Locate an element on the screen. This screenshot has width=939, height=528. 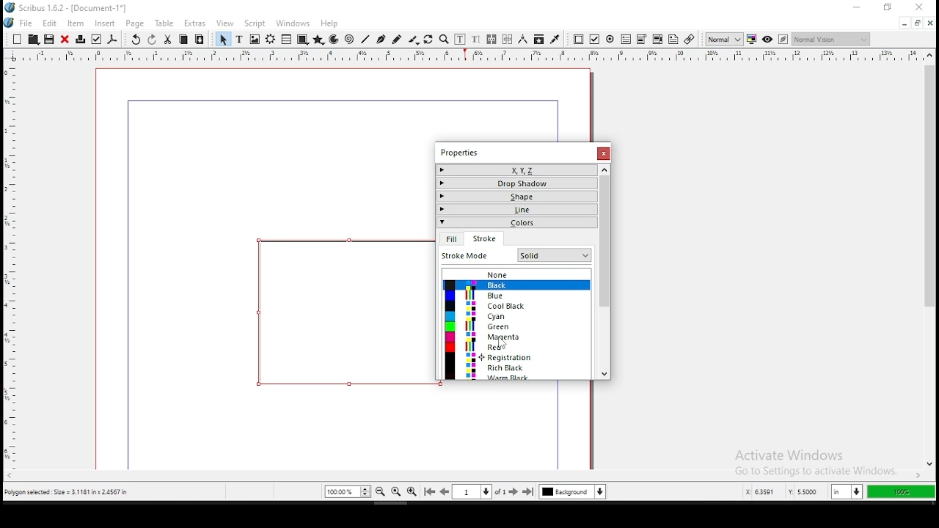
x: 5.2253 is located at coordinates (756, 492).